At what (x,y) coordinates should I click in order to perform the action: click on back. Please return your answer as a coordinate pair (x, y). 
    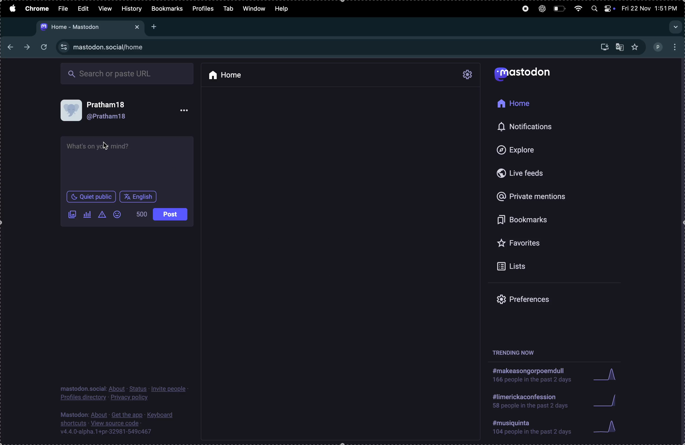
    Looking at the image, I should click on (12, 47).